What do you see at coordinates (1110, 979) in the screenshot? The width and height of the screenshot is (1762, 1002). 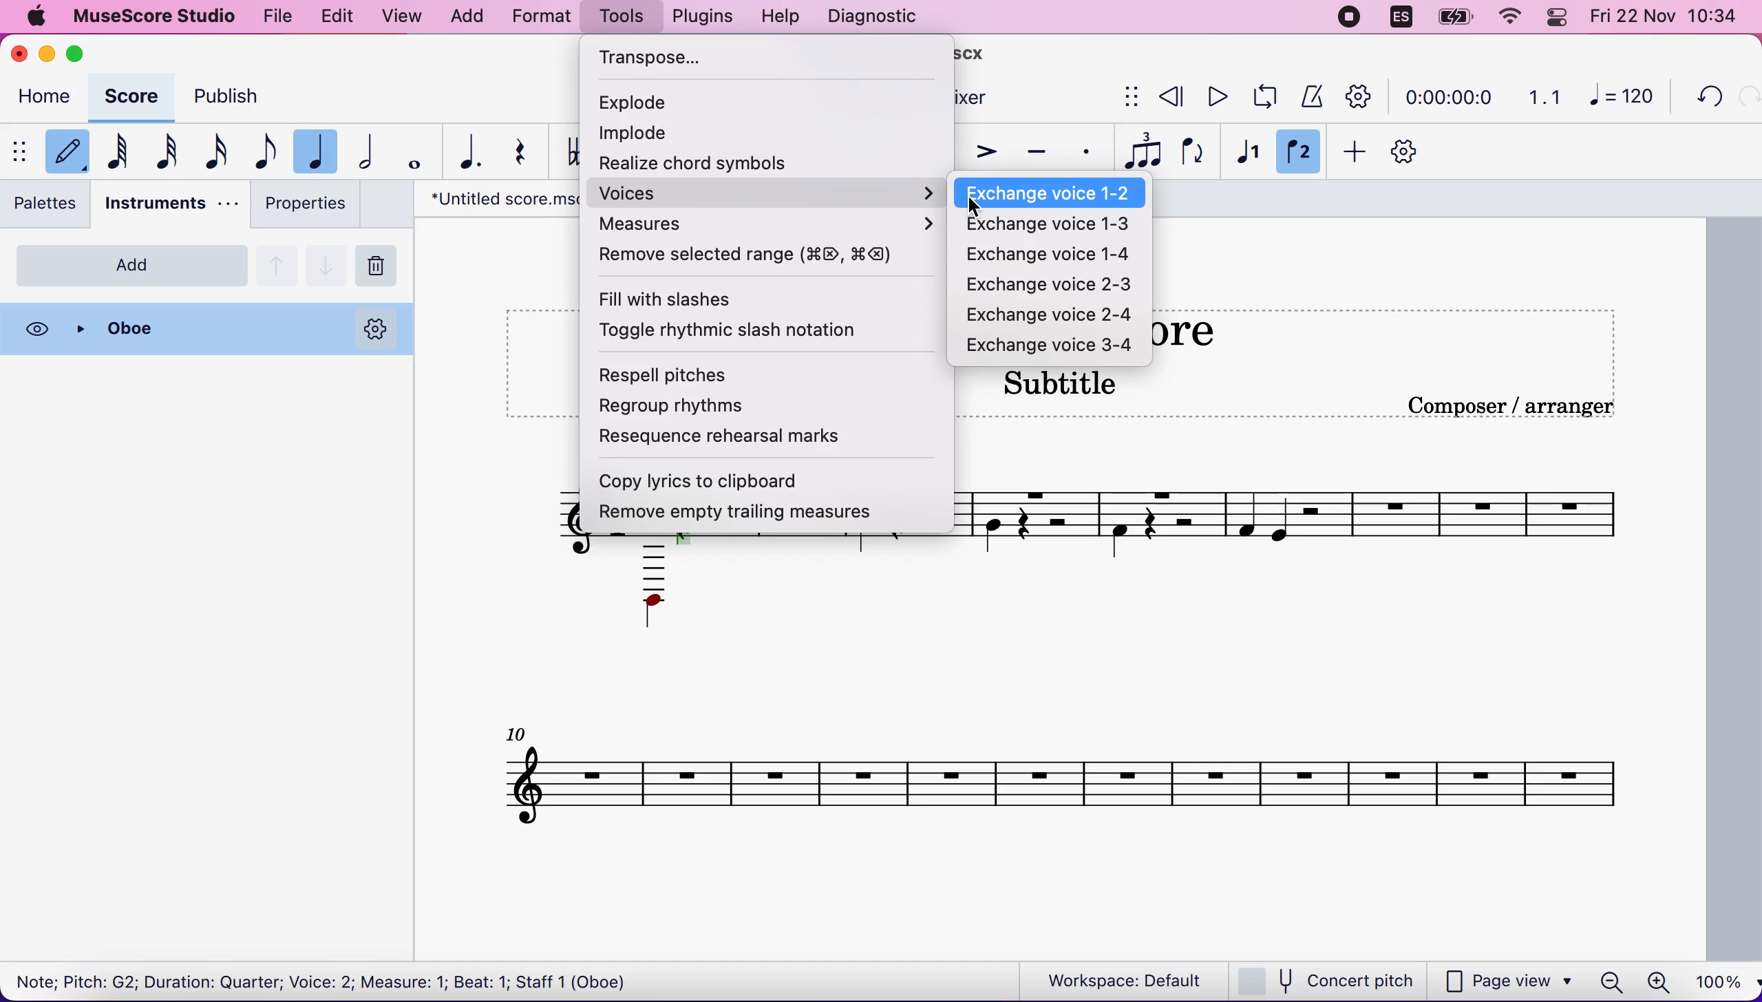 I see `workspace: default` at bounding box center [1110, 979].